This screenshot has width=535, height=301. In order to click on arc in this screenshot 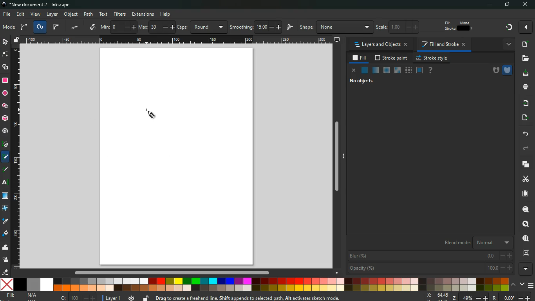, I will do `click(24, 27)`.